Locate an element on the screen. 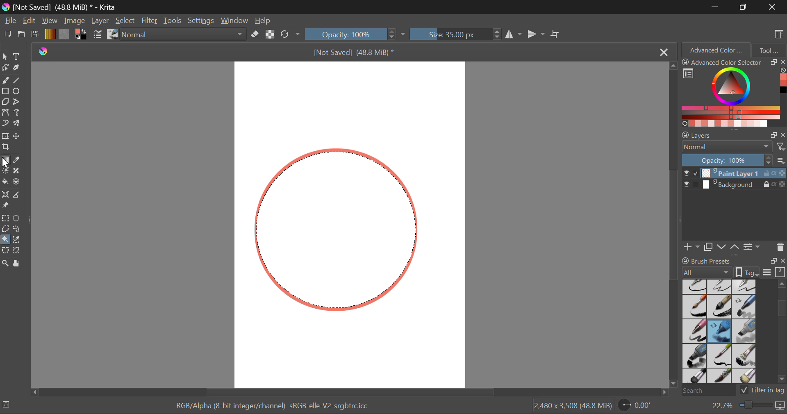 This screenshot has height=414, width=787. Ink-8 Sumi-e is located at coordinates (719, 307).